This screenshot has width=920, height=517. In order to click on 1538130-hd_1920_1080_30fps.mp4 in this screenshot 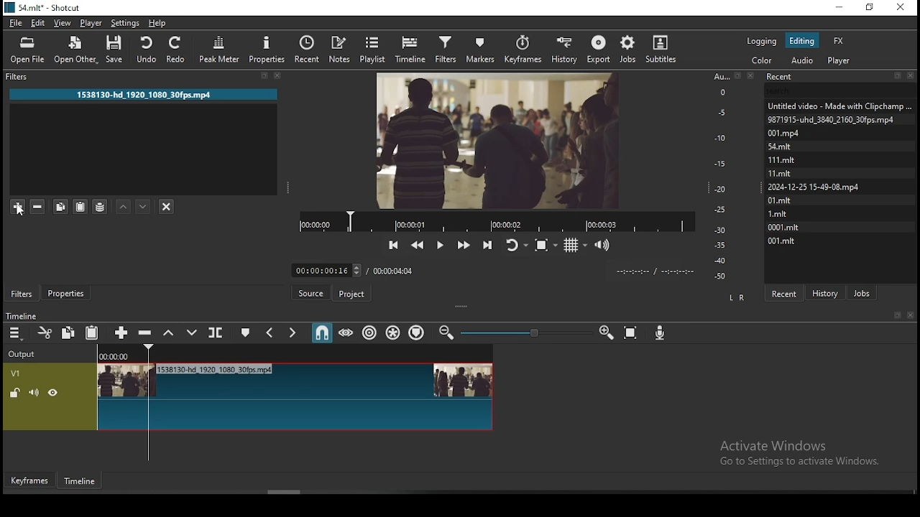, I will do `click(144, 94)`.